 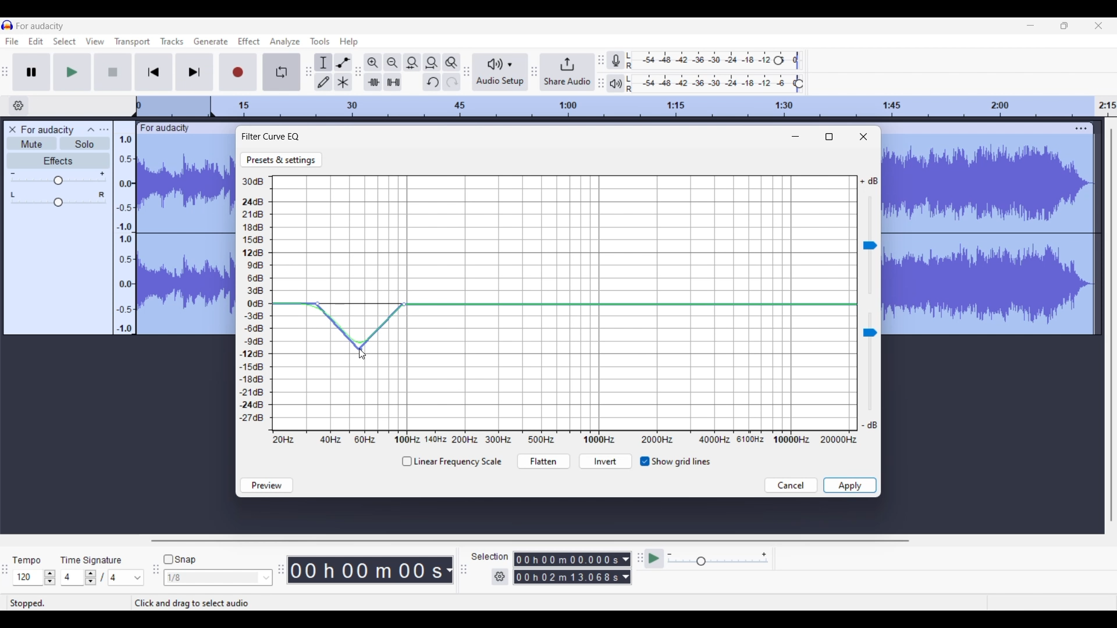 What do you see at coordinates (764, 555) in the screenshot?
I see `Max. playback speed` at bounding box center [764, 555].